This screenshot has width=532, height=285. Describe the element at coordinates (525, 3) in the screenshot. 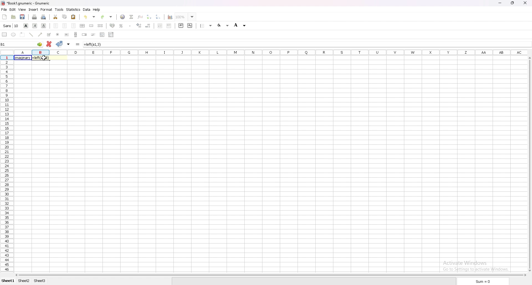

I see `close` at that location.